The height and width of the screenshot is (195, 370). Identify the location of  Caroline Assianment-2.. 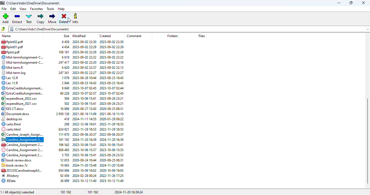
(22, 149).